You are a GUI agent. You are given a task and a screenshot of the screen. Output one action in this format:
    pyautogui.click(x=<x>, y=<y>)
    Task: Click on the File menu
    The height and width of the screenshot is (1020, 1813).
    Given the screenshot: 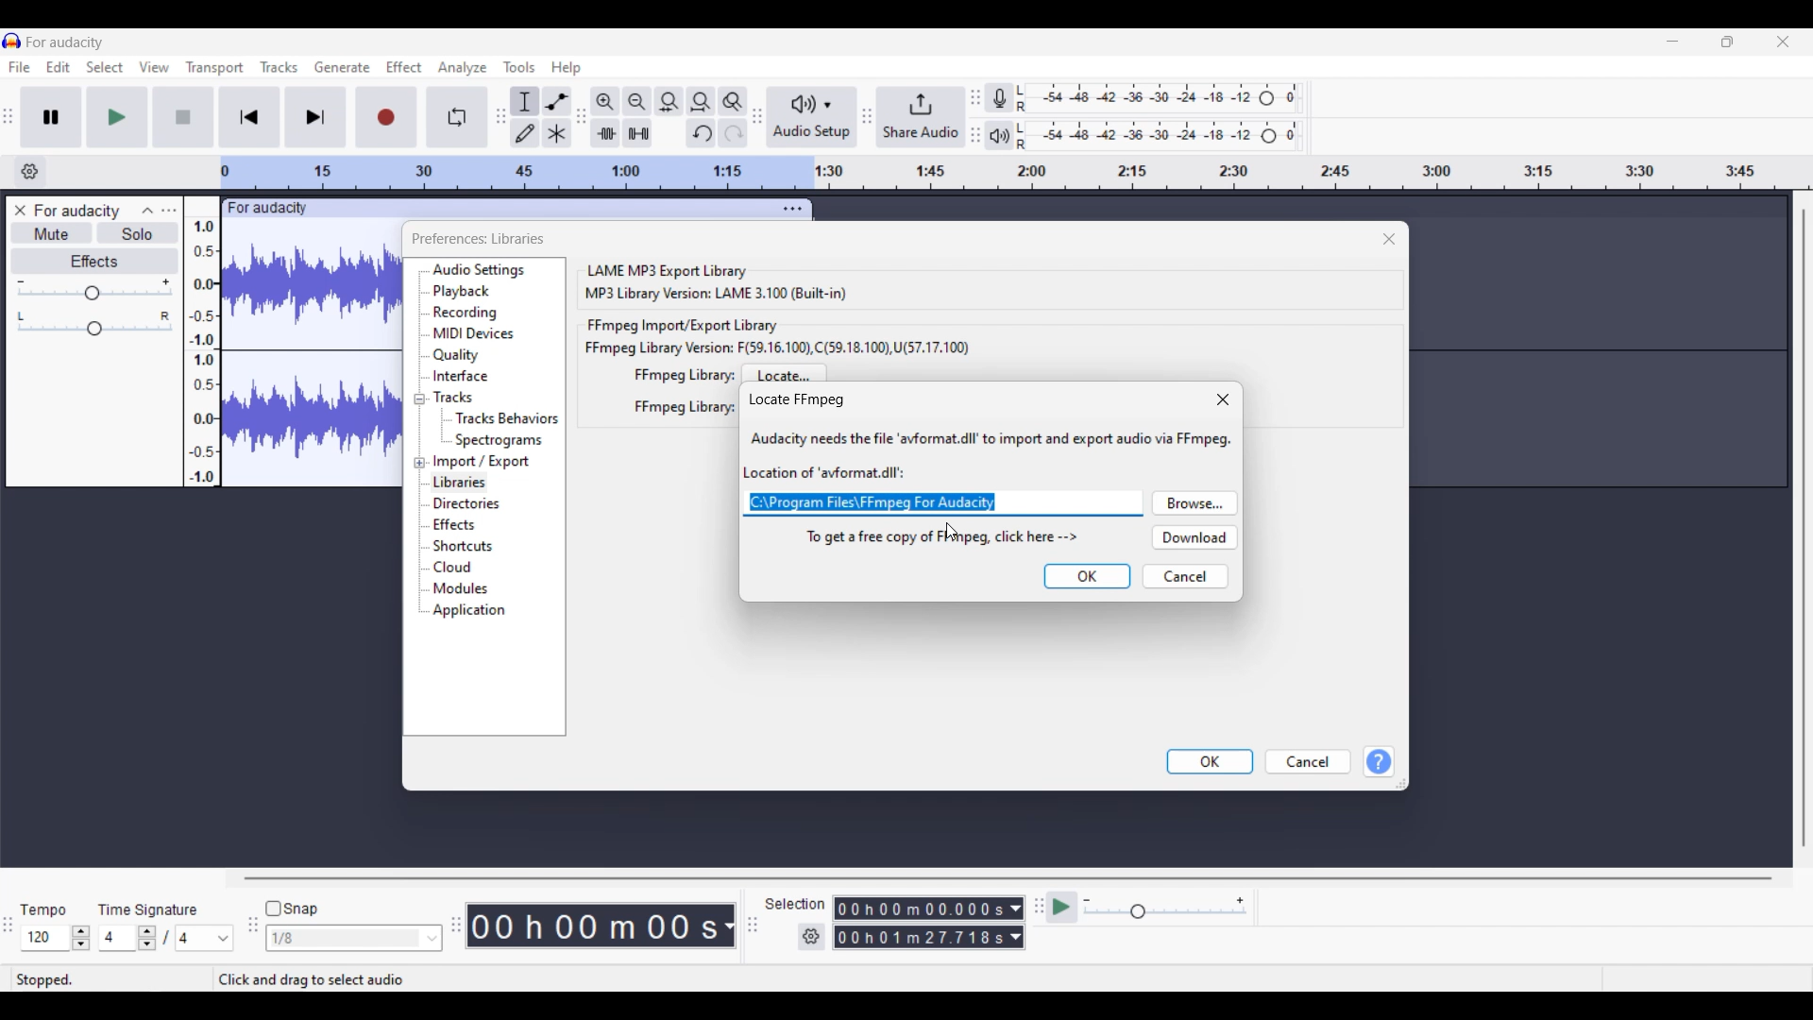 What is the action you would take?
    pyautogui.click(x=19, y=67)
    